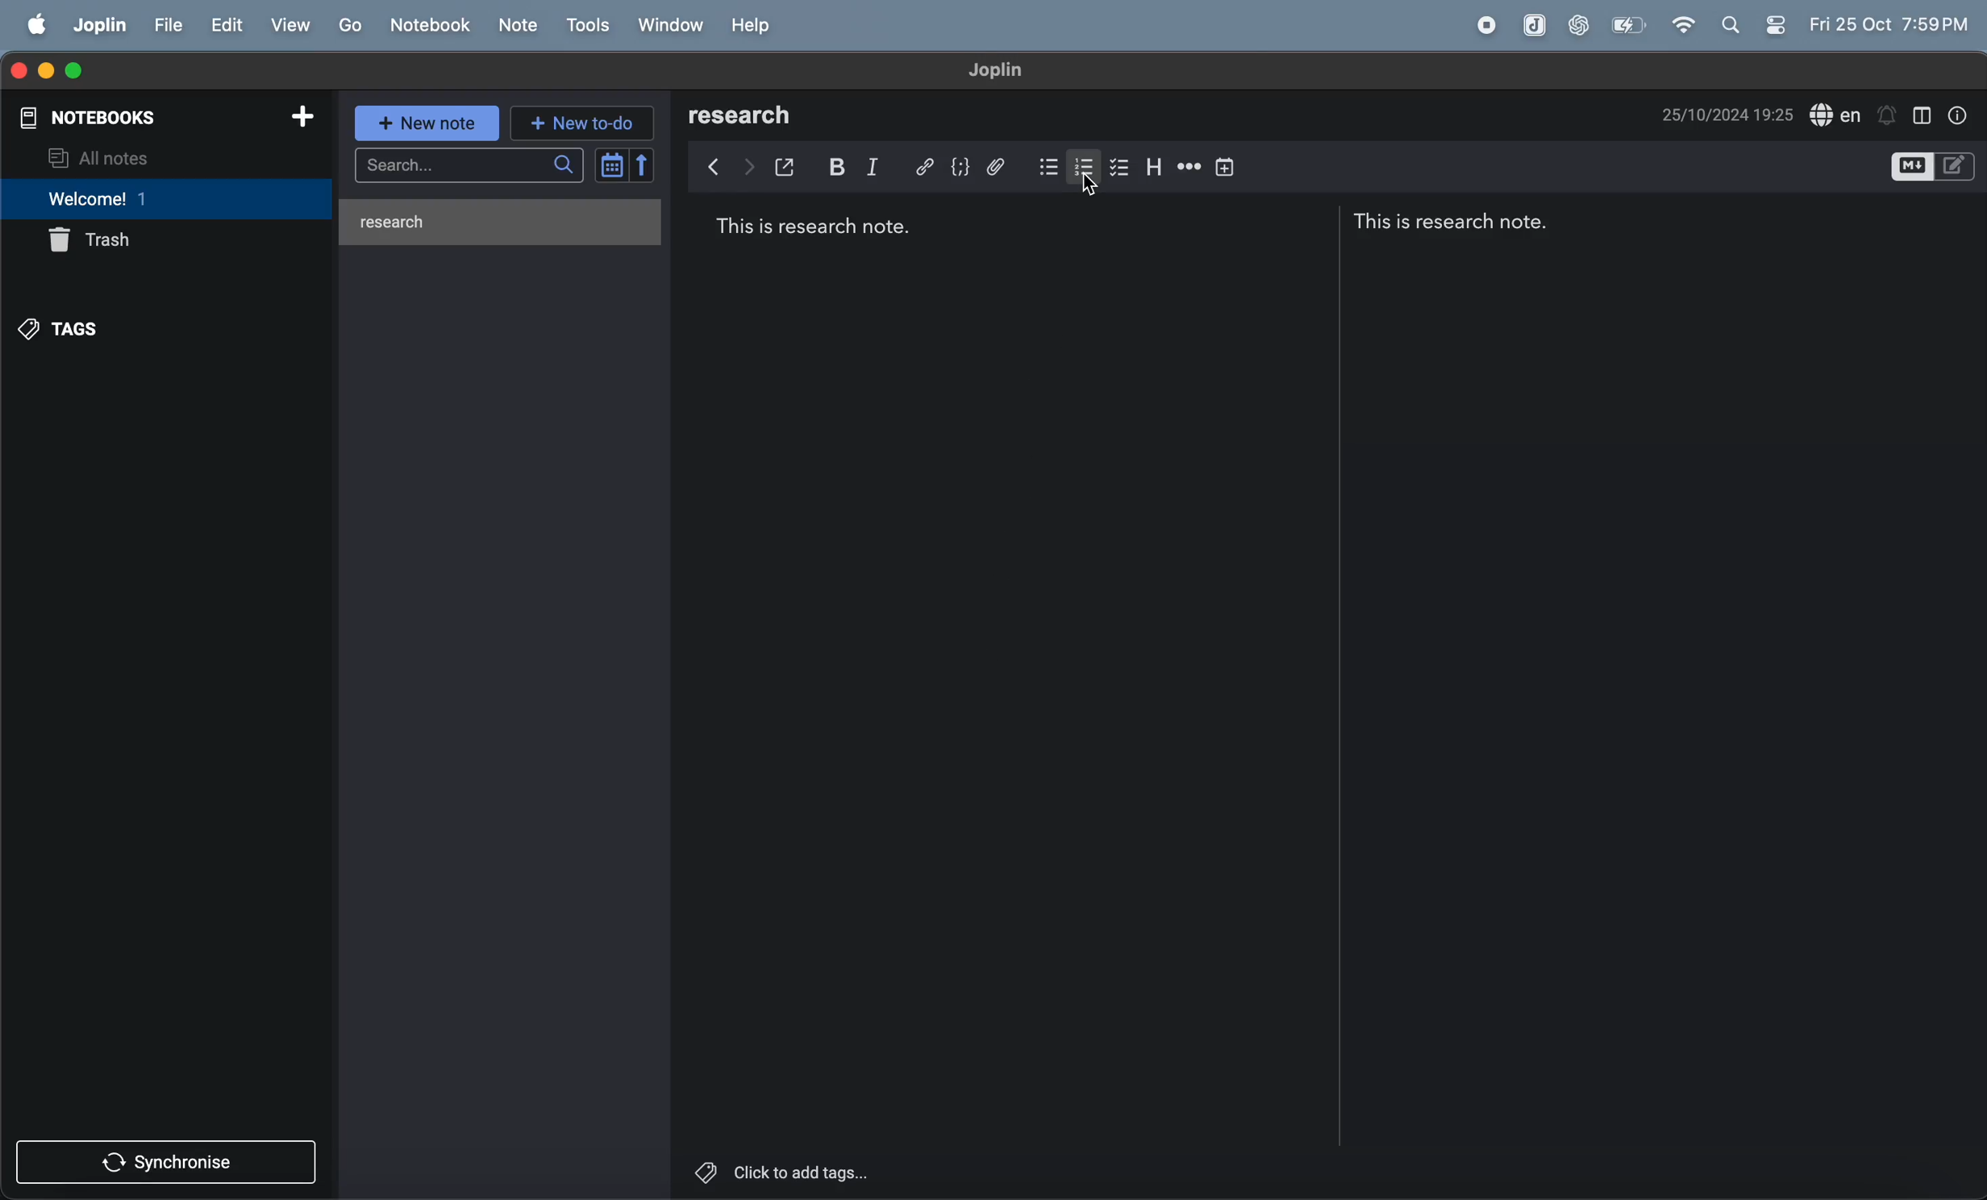  What do you see at coordinates (1001, 166) in the screenshot?
I see `attach file` at bounding box center [1001, 166].